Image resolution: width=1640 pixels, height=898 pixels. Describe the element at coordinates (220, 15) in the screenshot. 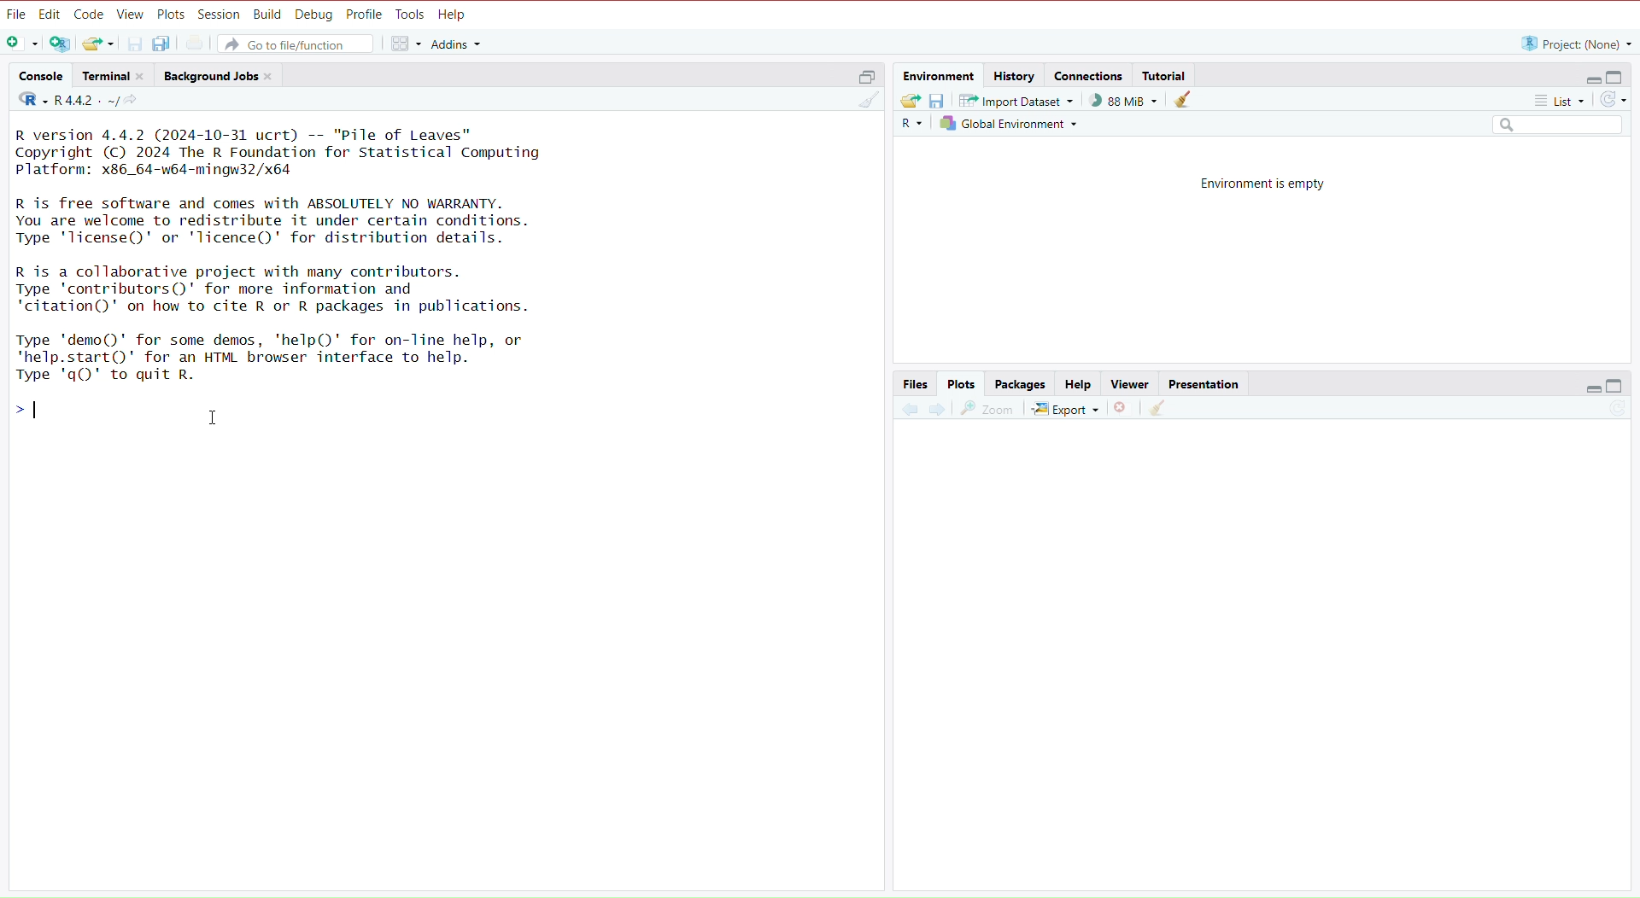

I see `Session` at that location.